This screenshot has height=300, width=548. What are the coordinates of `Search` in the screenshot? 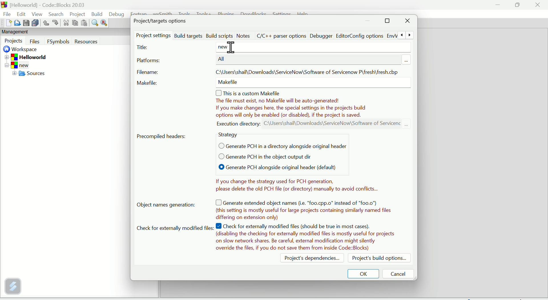 It's located at (56, 14).